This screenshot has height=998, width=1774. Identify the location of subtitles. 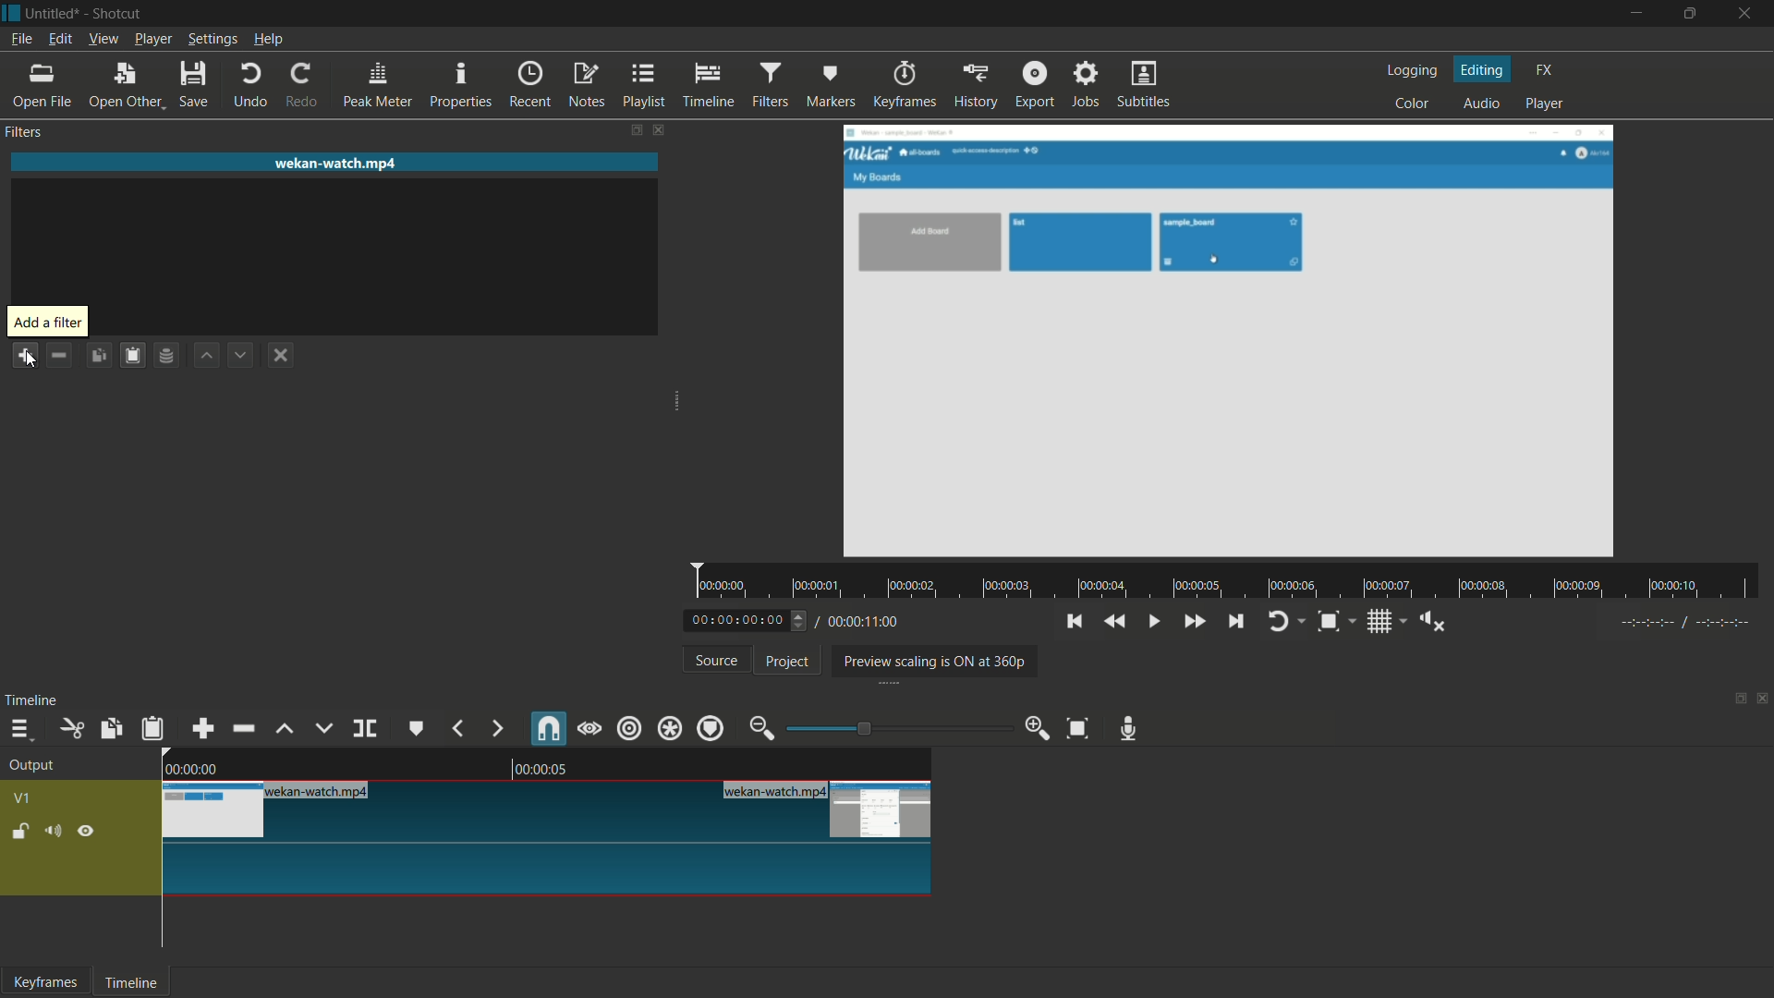
(1146, 84).